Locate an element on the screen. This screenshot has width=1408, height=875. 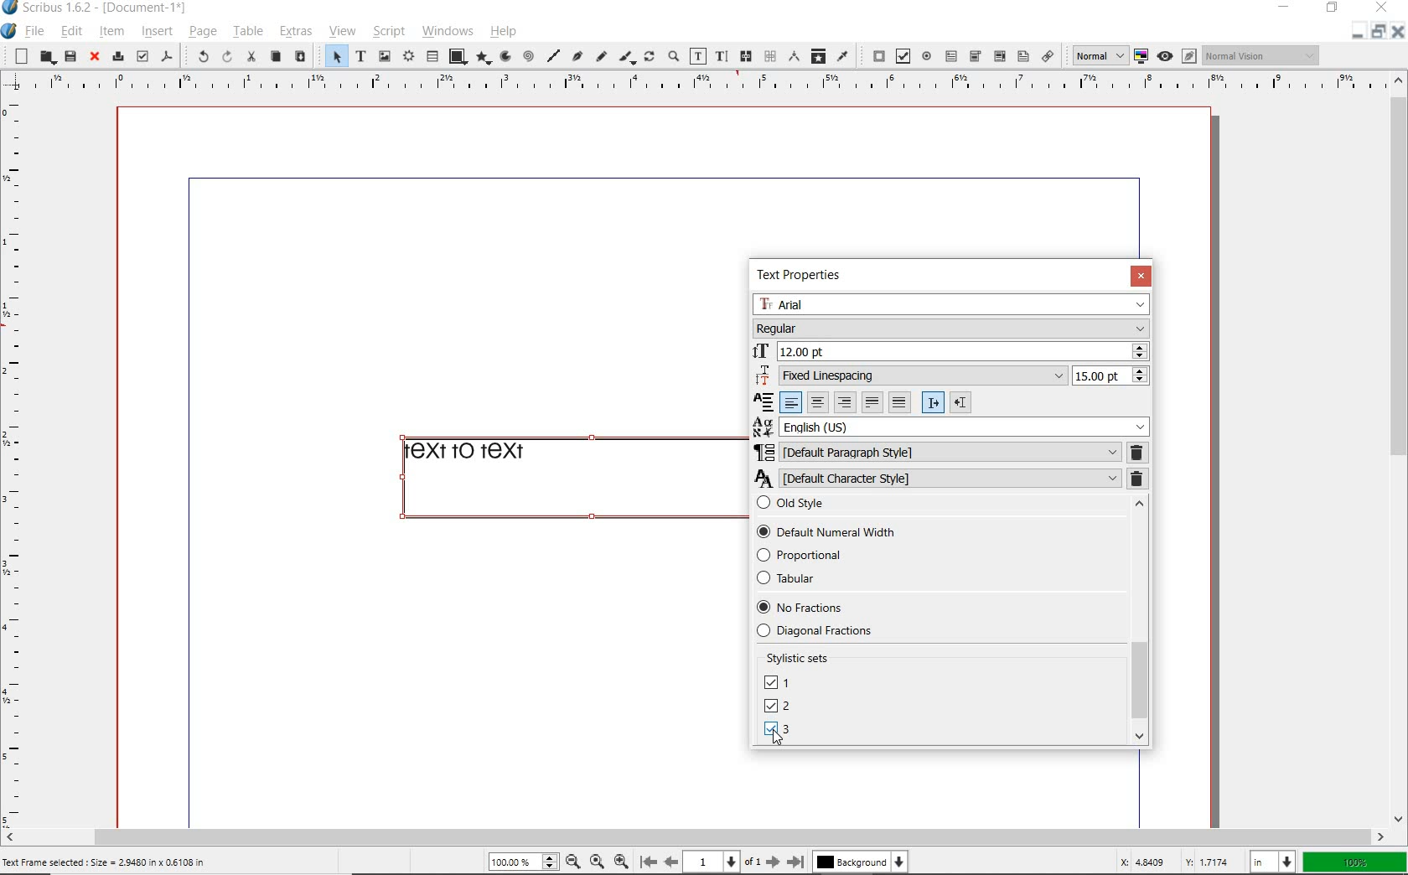
UNICASE is located at coordinates (776, 682).